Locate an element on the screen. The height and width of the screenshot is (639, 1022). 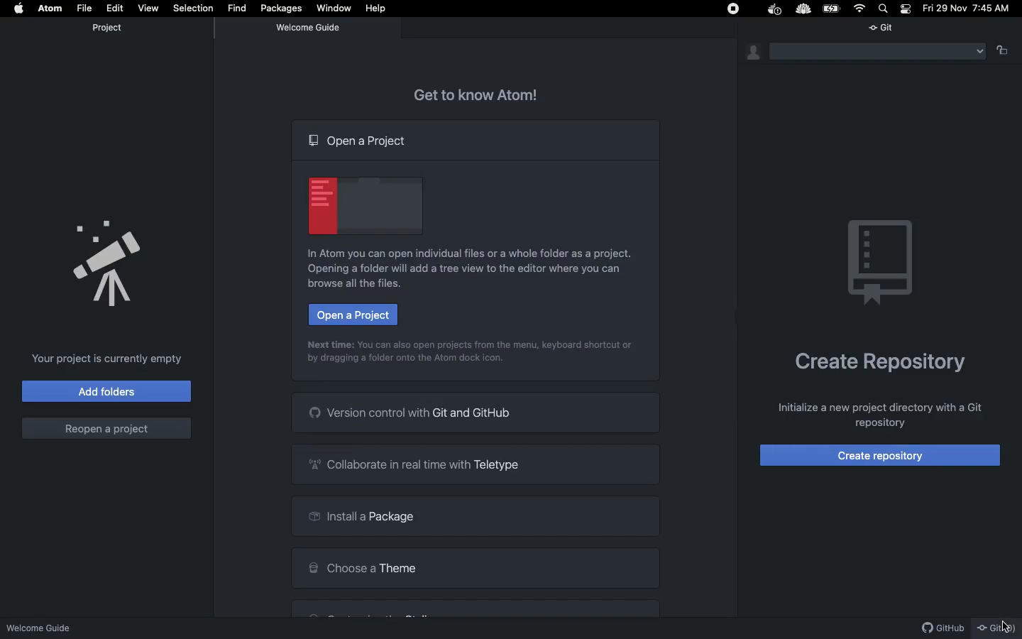
Apple logo is located at coordinates (21, 8).